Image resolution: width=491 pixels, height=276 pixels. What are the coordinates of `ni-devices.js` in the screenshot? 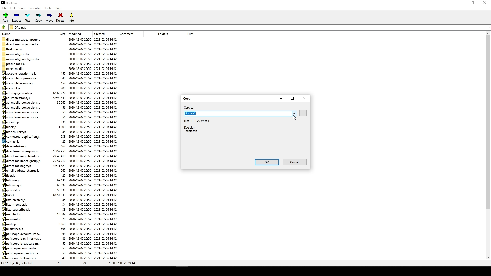 It's located at (14, 228).